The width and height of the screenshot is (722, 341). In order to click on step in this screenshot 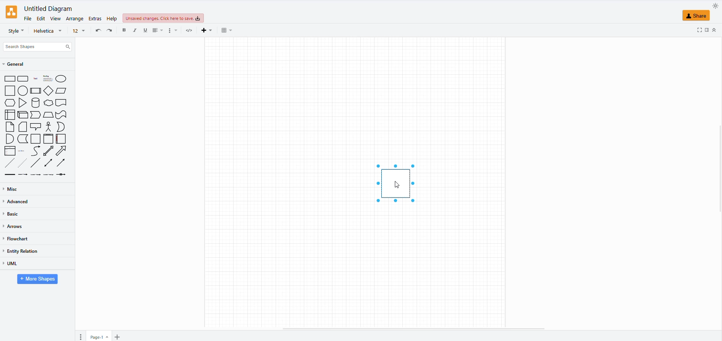, I will do `click(35, 115)`.